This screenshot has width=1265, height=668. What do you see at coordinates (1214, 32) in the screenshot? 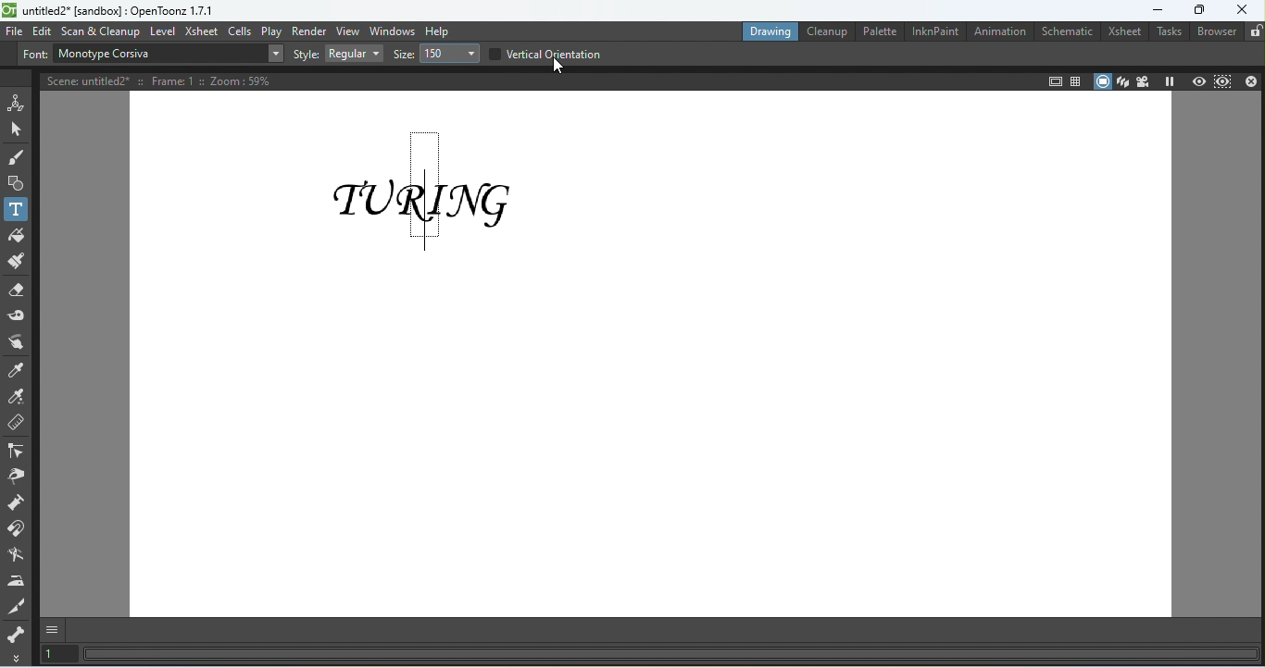
I see `Browser` at bounding box center [1214, 32].